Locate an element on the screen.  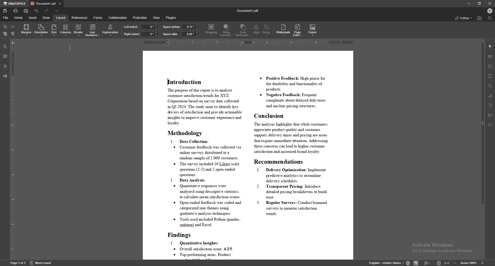
vertical scale is located at coordinates (11, 149).